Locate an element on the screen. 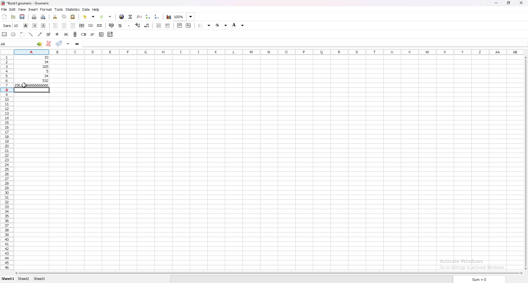  thousands separator is located at coordinates (129, 26).